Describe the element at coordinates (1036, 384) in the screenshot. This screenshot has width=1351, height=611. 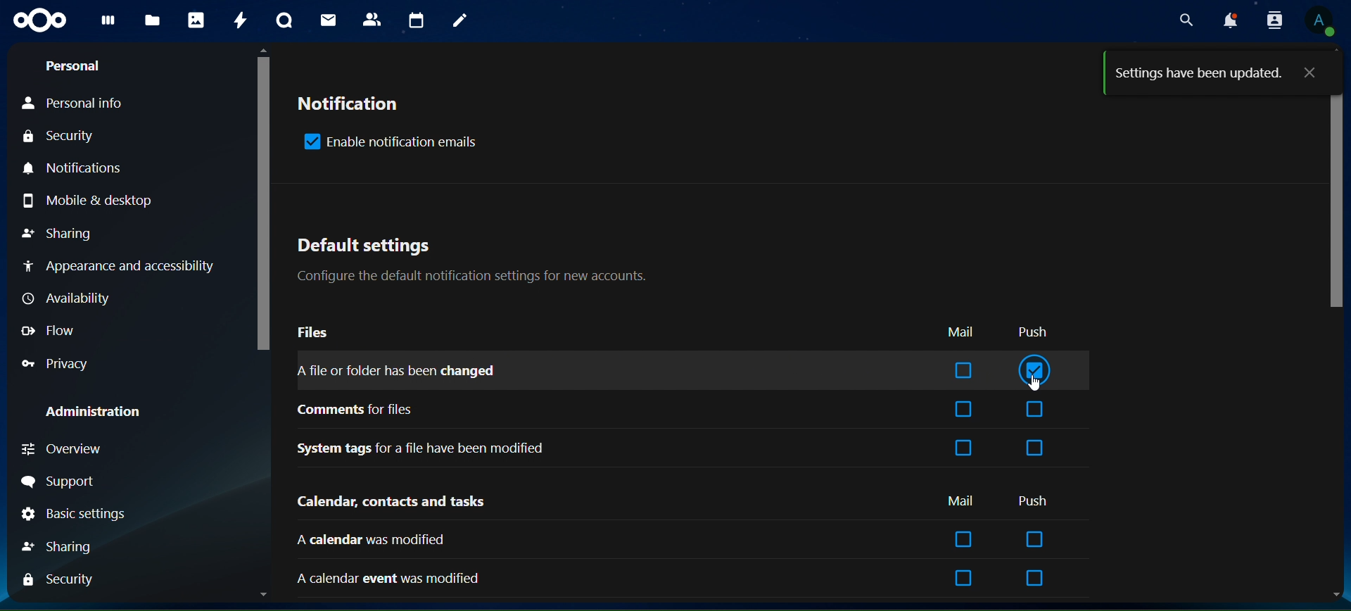
I see `cursor` at that location.